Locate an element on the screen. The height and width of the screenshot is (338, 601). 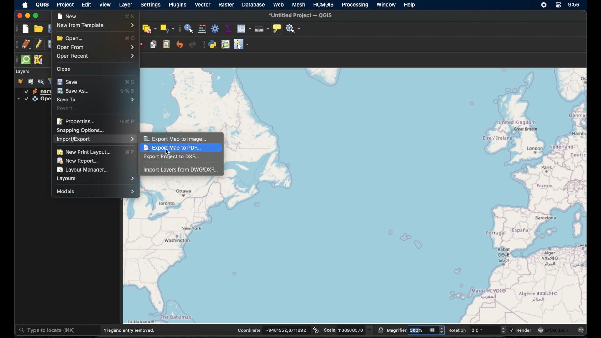
show map tips is located at coordinates (278, 29).